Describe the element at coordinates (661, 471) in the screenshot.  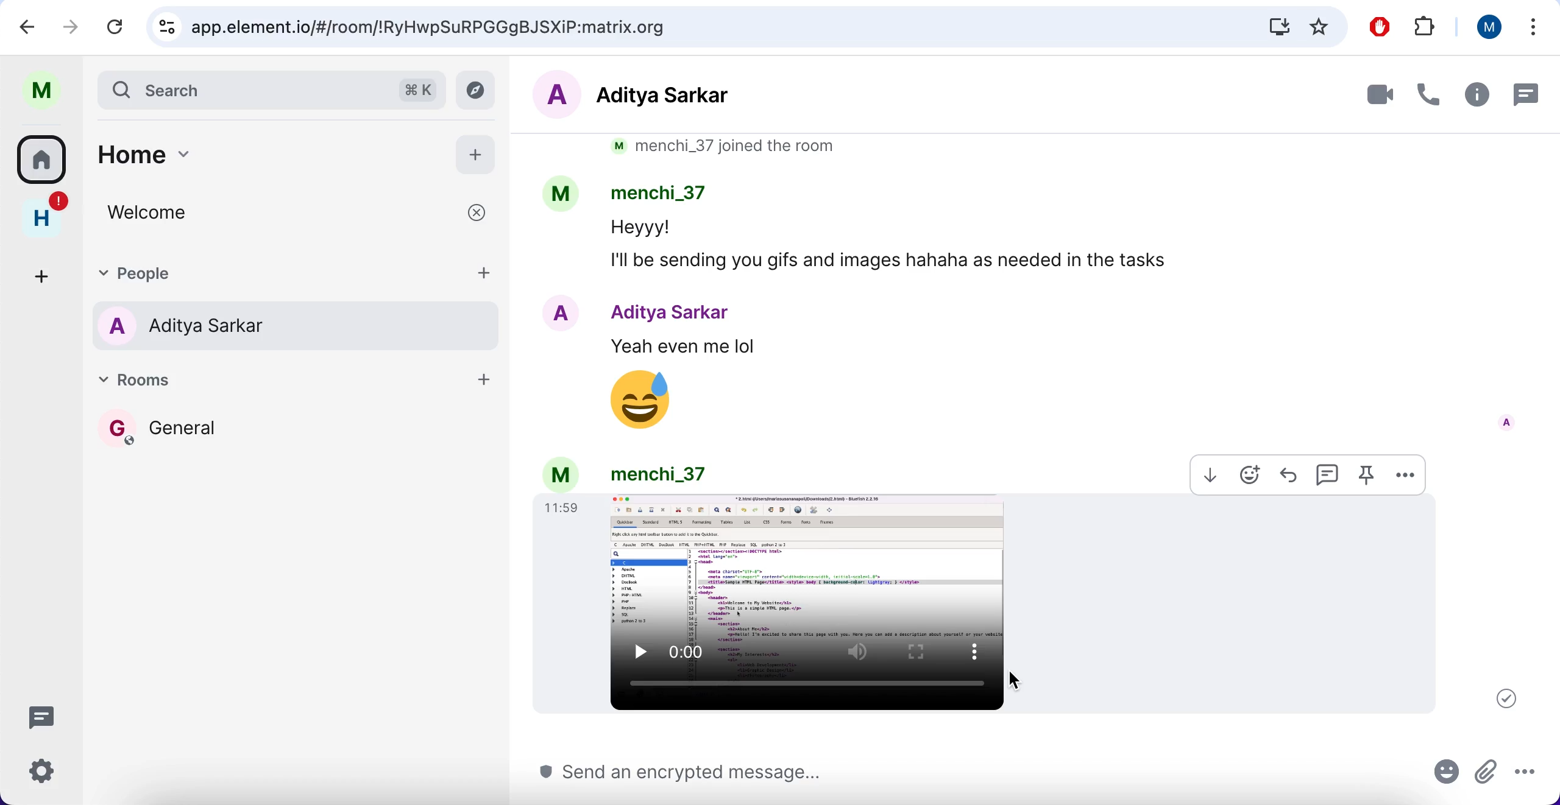
I see `menchi_37` at that location.